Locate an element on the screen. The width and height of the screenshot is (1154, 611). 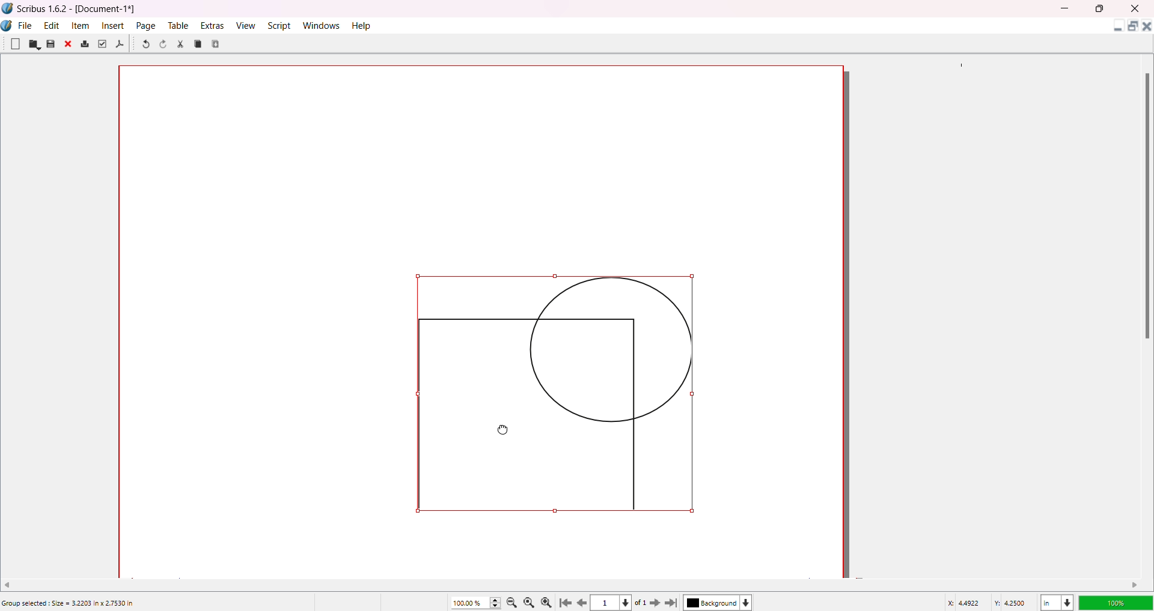
Print is located at coordinates (85, 44).